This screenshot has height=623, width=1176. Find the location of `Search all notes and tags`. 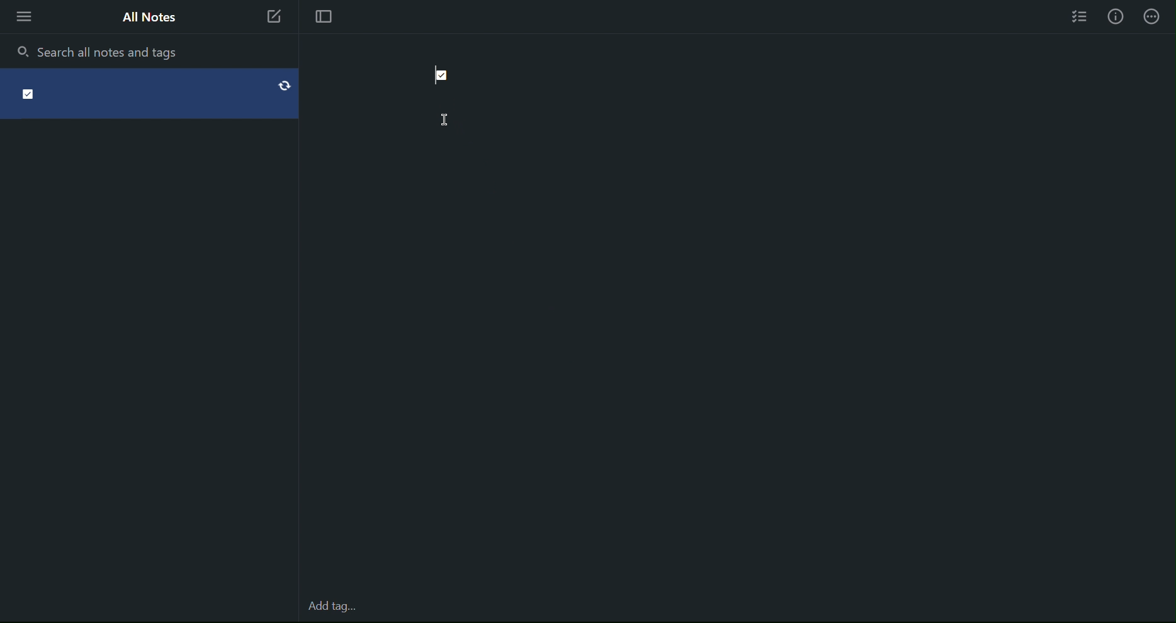

Search all notes and tags is located at coordinates (110, 50).